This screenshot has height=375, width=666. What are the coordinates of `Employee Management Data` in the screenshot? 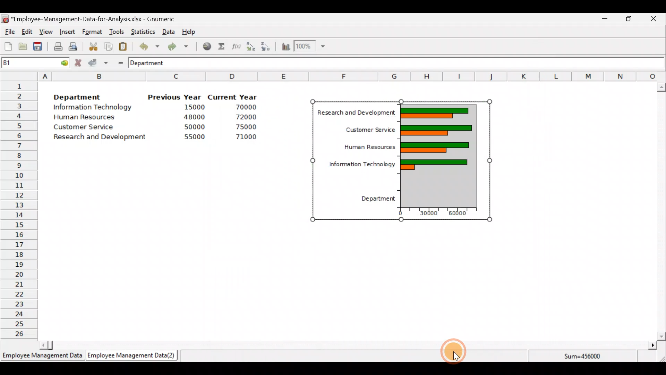 It's located at (42, 358).